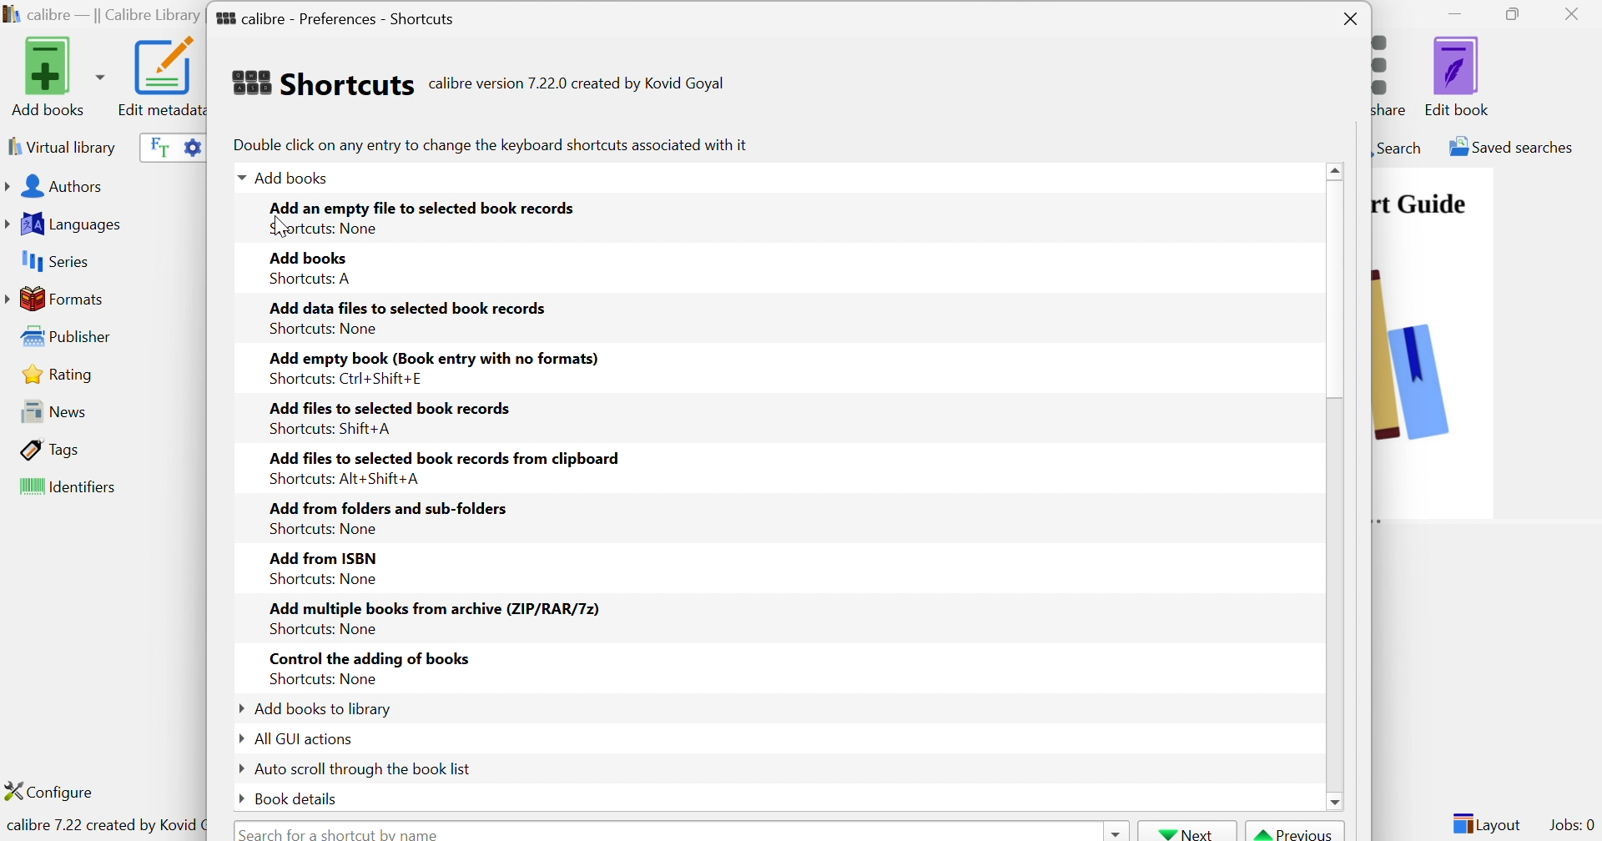  What do you see at coordinates (325, 681) in the screenshot?
I see `Shortcuts: None` at bounding box center [325, 681].